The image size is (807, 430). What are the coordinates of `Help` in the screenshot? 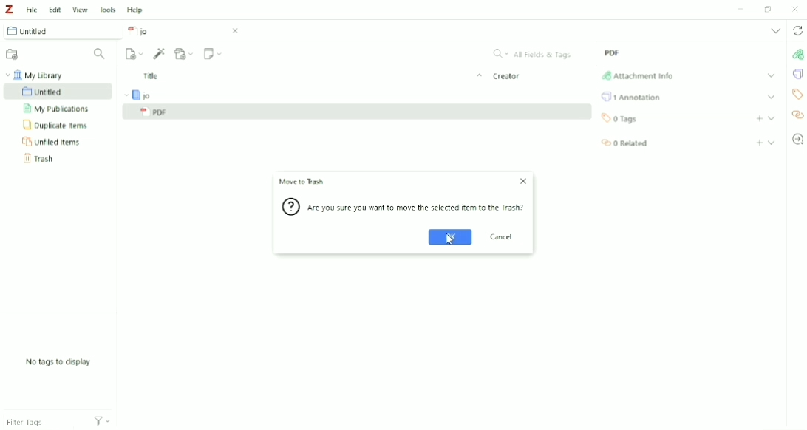 It's located at (137, 10).